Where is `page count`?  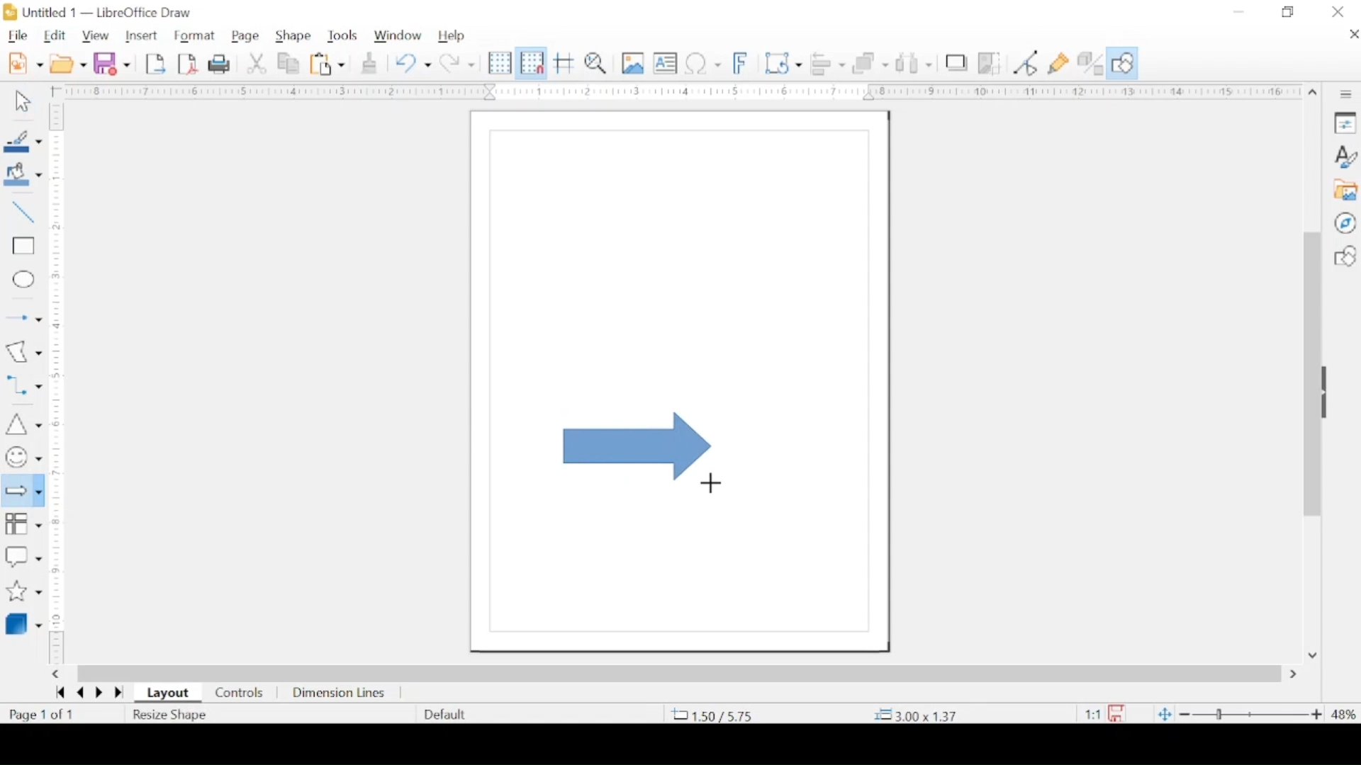 page count is located at coordinates (43, 715).